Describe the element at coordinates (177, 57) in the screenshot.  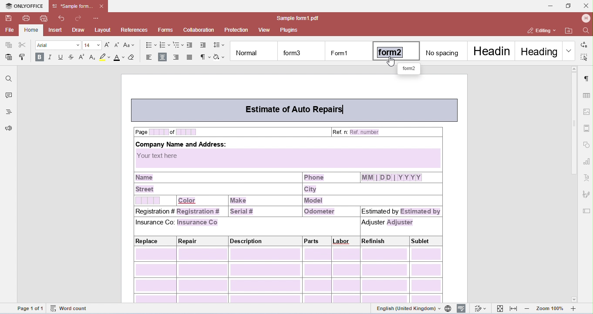
I see `align right` at that location.